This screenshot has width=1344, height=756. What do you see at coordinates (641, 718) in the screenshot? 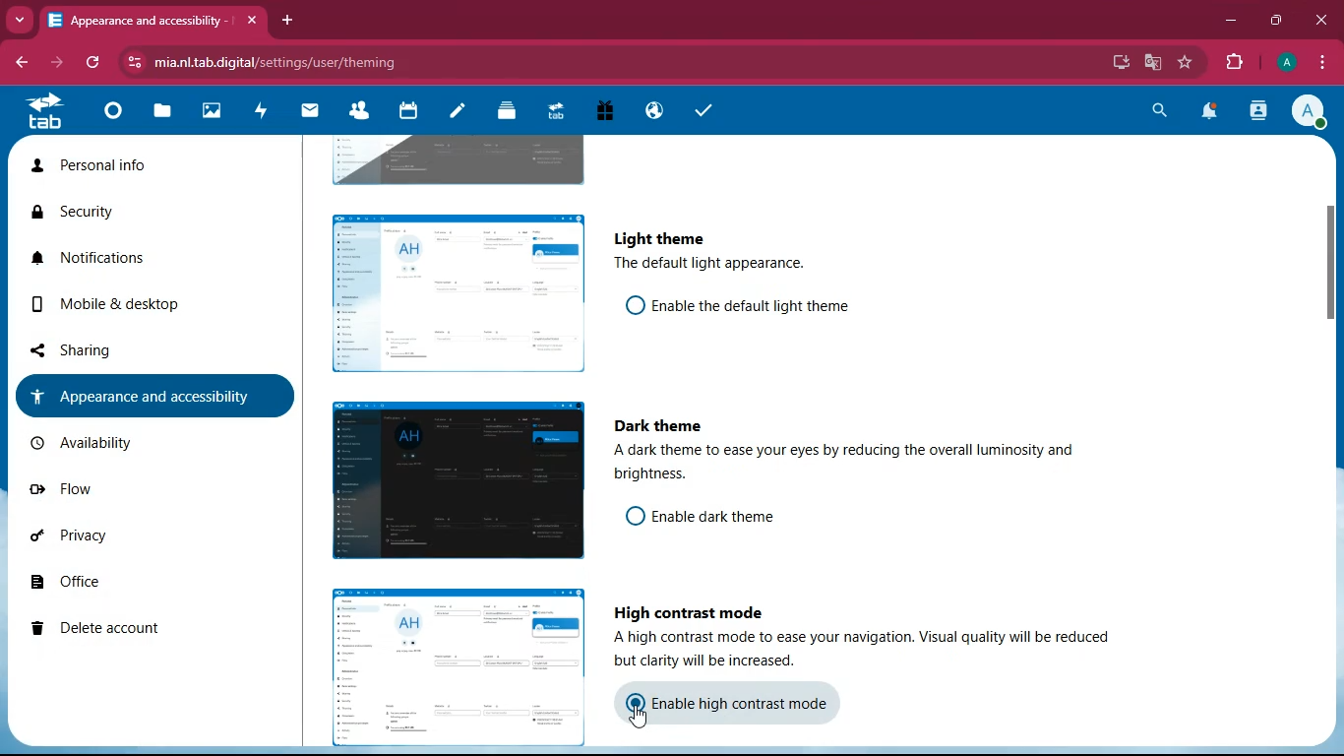
I see `on` at bounding box center [641, 718].